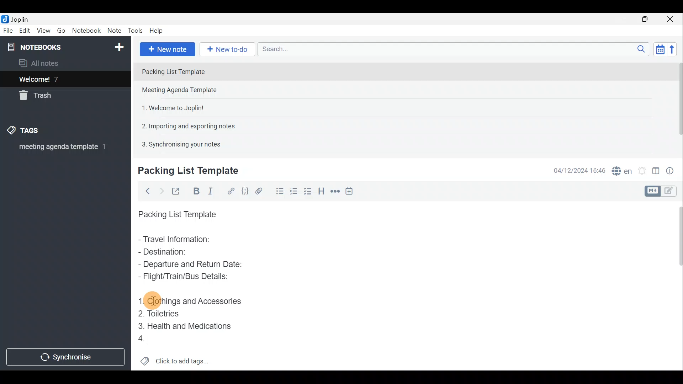 Image resolution: width=683 pixels, height=384 pixels. What do you see at coordinates (245, 191) in the screenshot?
I see `Code` at bounding box center [245, 191].